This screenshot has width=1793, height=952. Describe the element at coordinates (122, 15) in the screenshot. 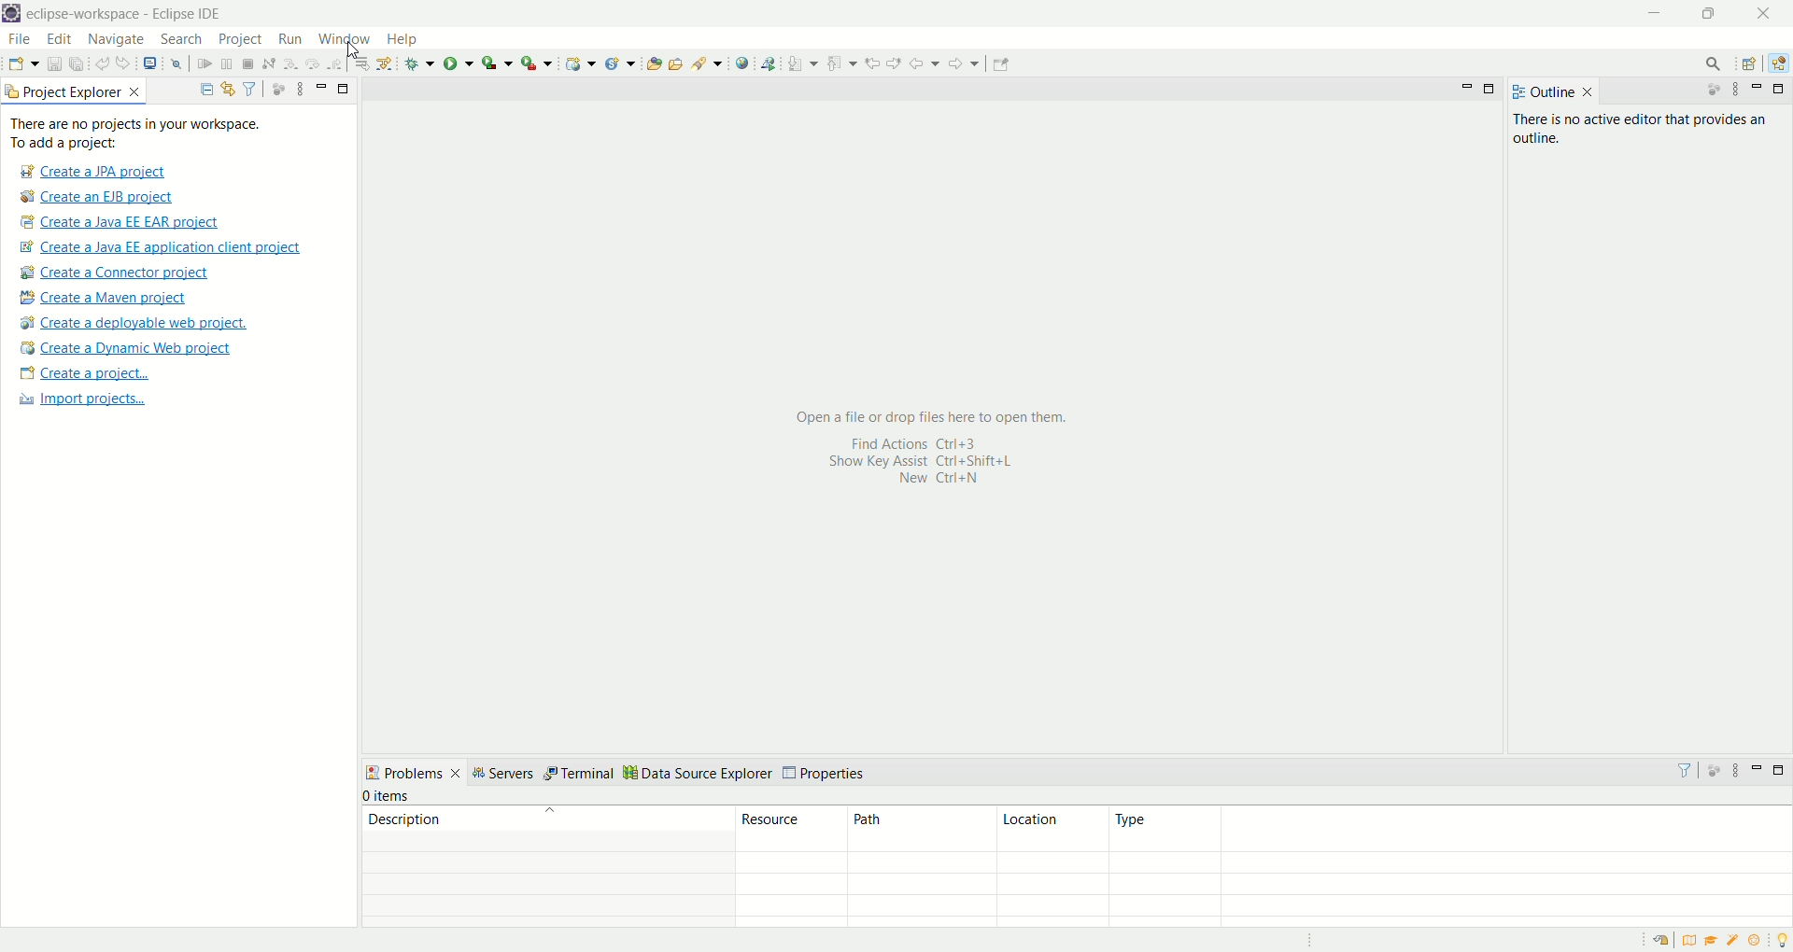

I see `eclipse-workspace-Eclipse IDE` at that location.